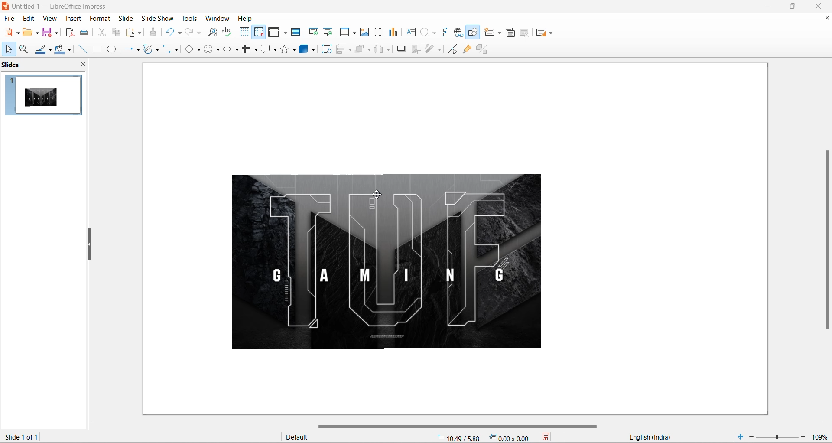 The height and width of the screenshot is (443, 832). Describe the element at coordinates (46, 65) in the screenshot. I see `slides and close slide` at that location.